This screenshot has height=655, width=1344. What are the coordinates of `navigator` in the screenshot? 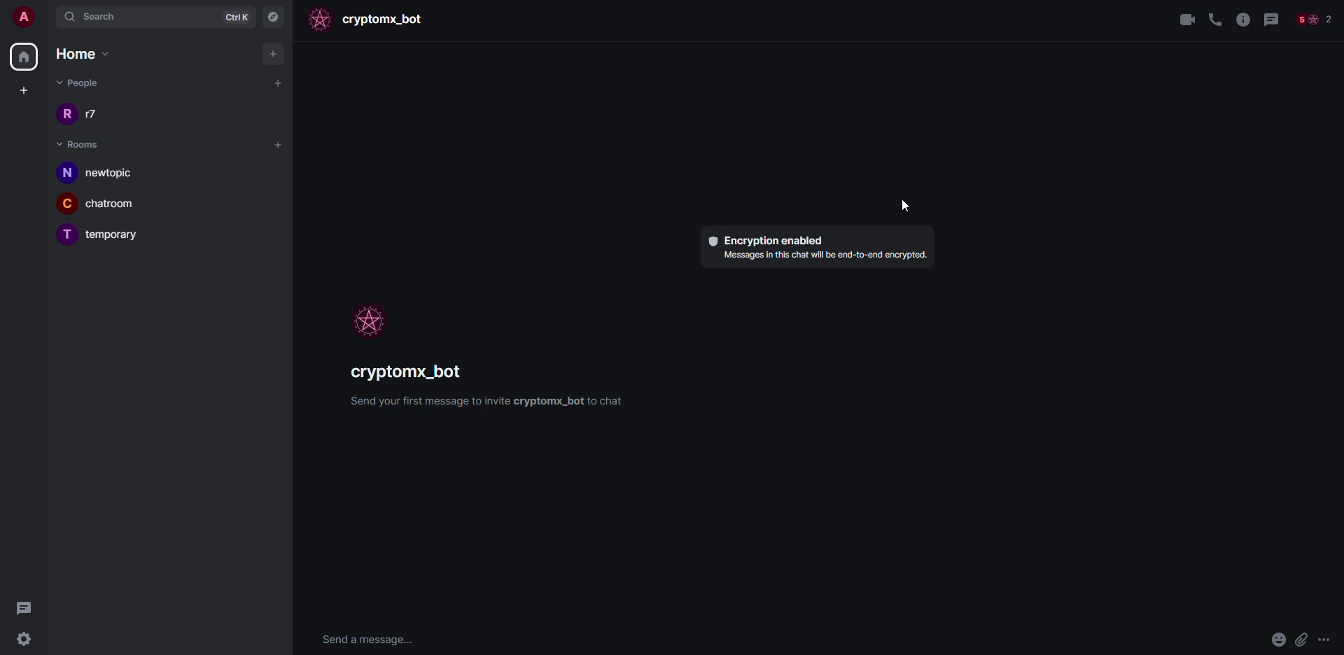 It's located at (274, 17).